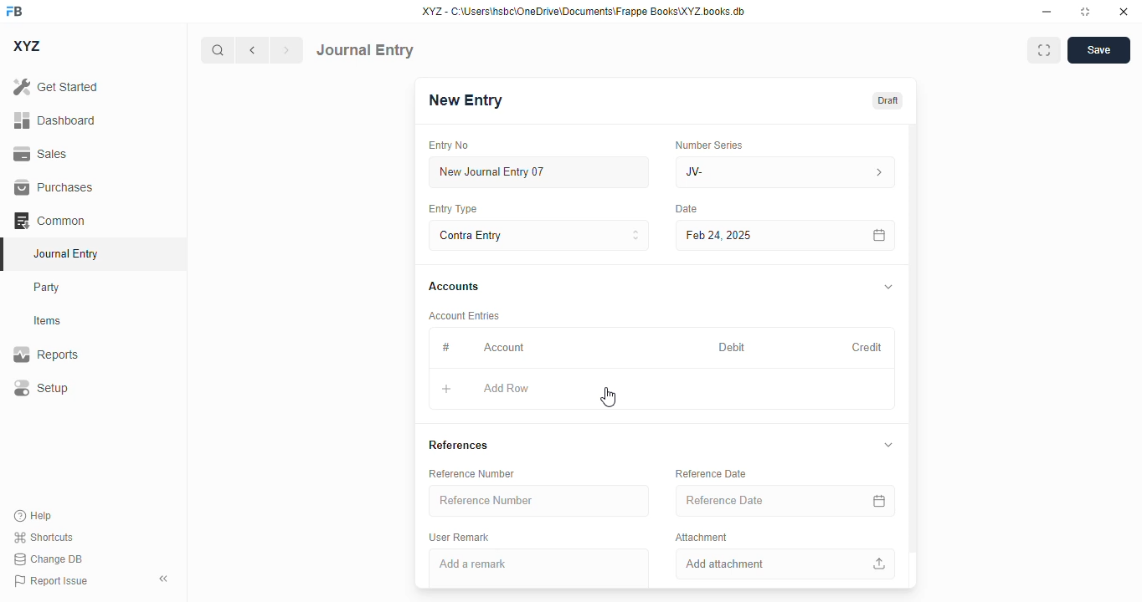 This screenshot has width=1142, height=602. Describe the element at coordinates (504, 348) in the screenshot. I see `account` at that location.